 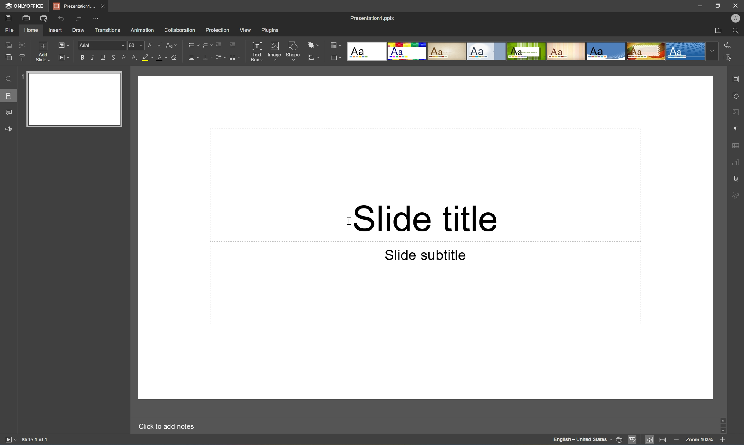 I want to click on Replace, so click(x=727, y=44).